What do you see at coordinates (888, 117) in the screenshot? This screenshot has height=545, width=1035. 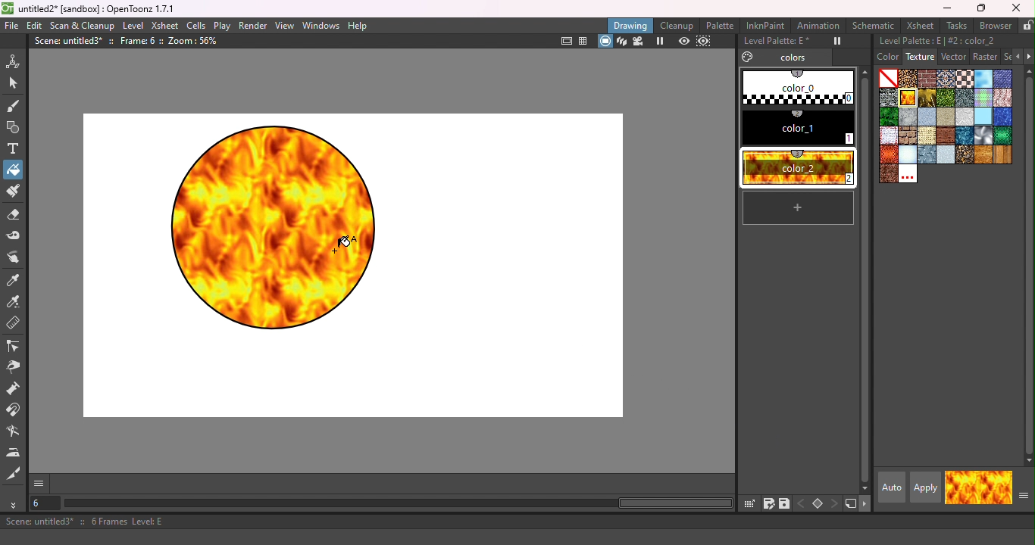 I see `leaves.bmp` at bounding box center [888, 117].